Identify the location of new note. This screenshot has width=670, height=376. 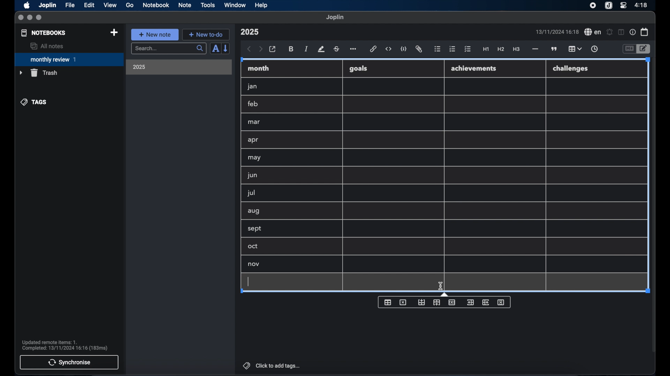
(155, 34).